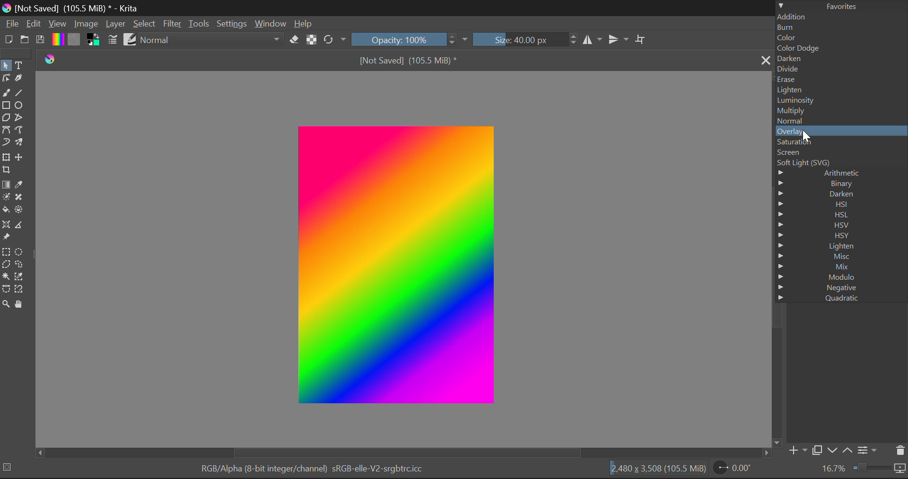  What do you see at coordinates (18, 130) in the screenshot?
I see `Freehand Path Tool` at bounding box center [18, 130].